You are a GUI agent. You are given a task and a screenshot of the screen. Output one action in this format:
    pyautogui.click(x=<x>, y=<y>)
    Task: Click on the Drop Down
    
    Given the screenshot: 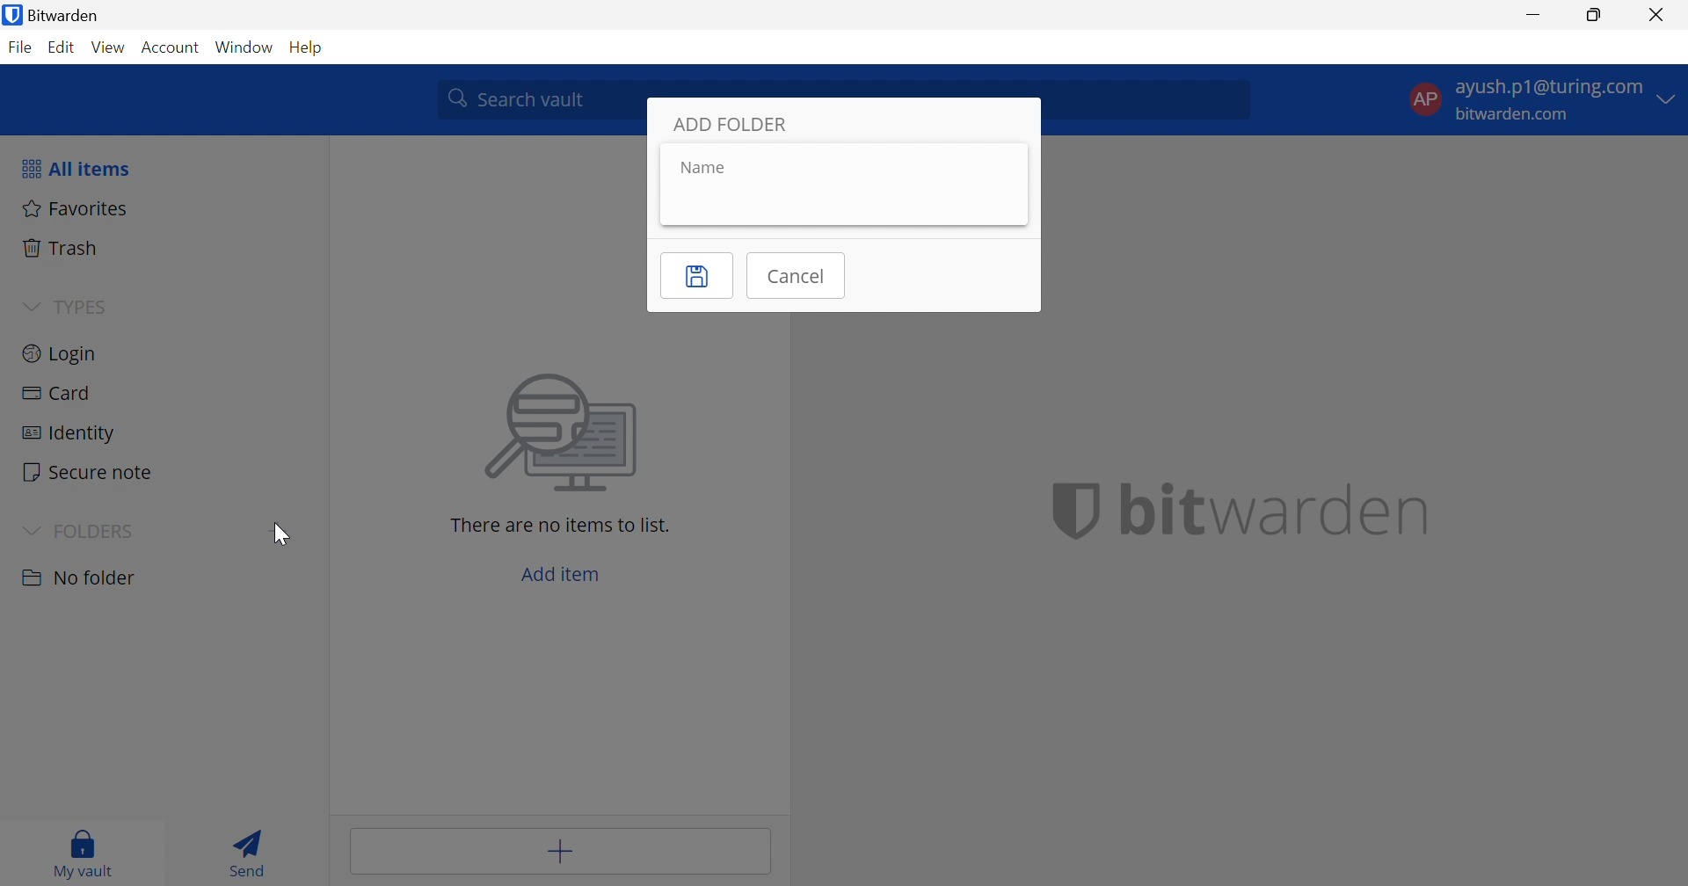 What is the action you would take?
    pyautogui.click(x=28, y=305)
    